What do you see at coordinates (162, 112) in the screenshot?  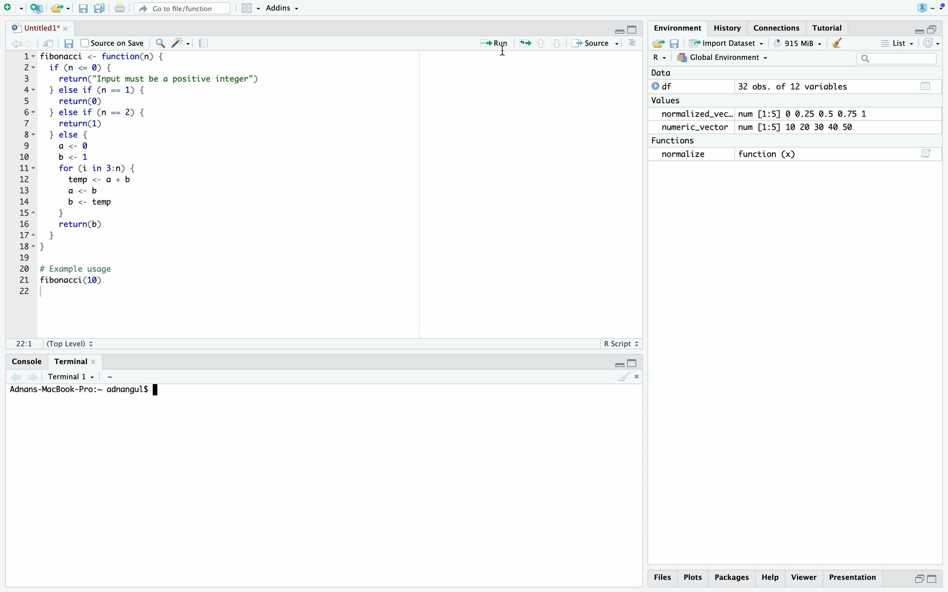 I see `if else loop ` at bounding box center [162, 112].